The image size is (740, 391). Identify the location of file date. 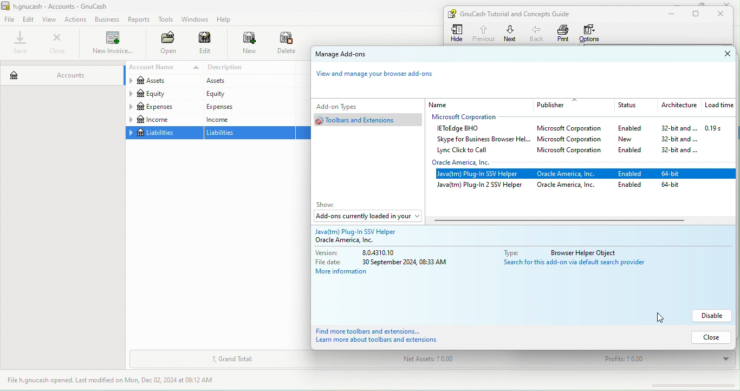
(384, 262).